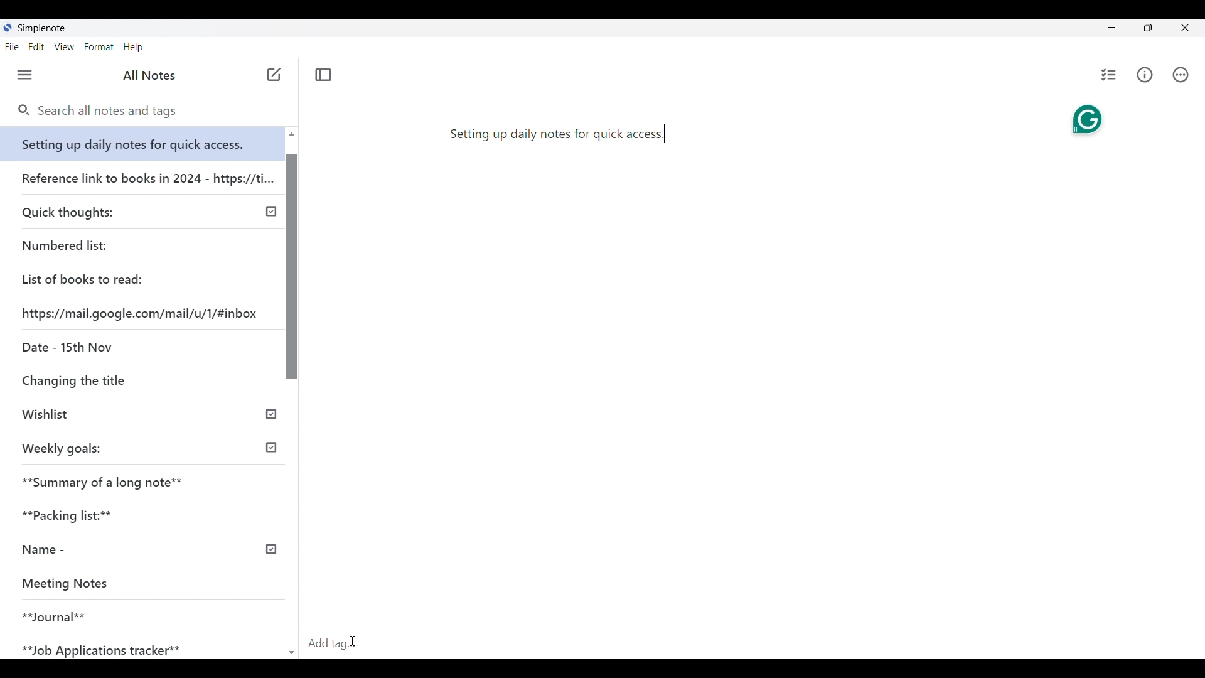 This screenshot has width=1205, height=678. What do you see at coordinates (1108, 75) in the screenshot?
I see `Insert checklist` at bounding box center [1108, 75].